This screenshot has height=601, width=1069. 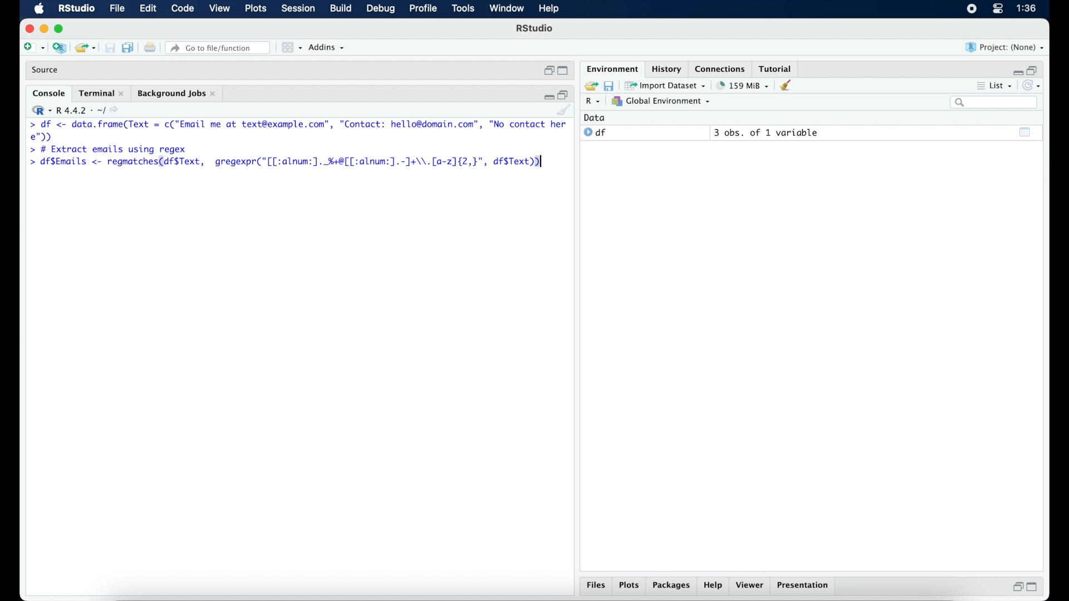 What do you see at coordinates (595, 117) in the screenshot?
I see `date` at bounding box center [595, 117].